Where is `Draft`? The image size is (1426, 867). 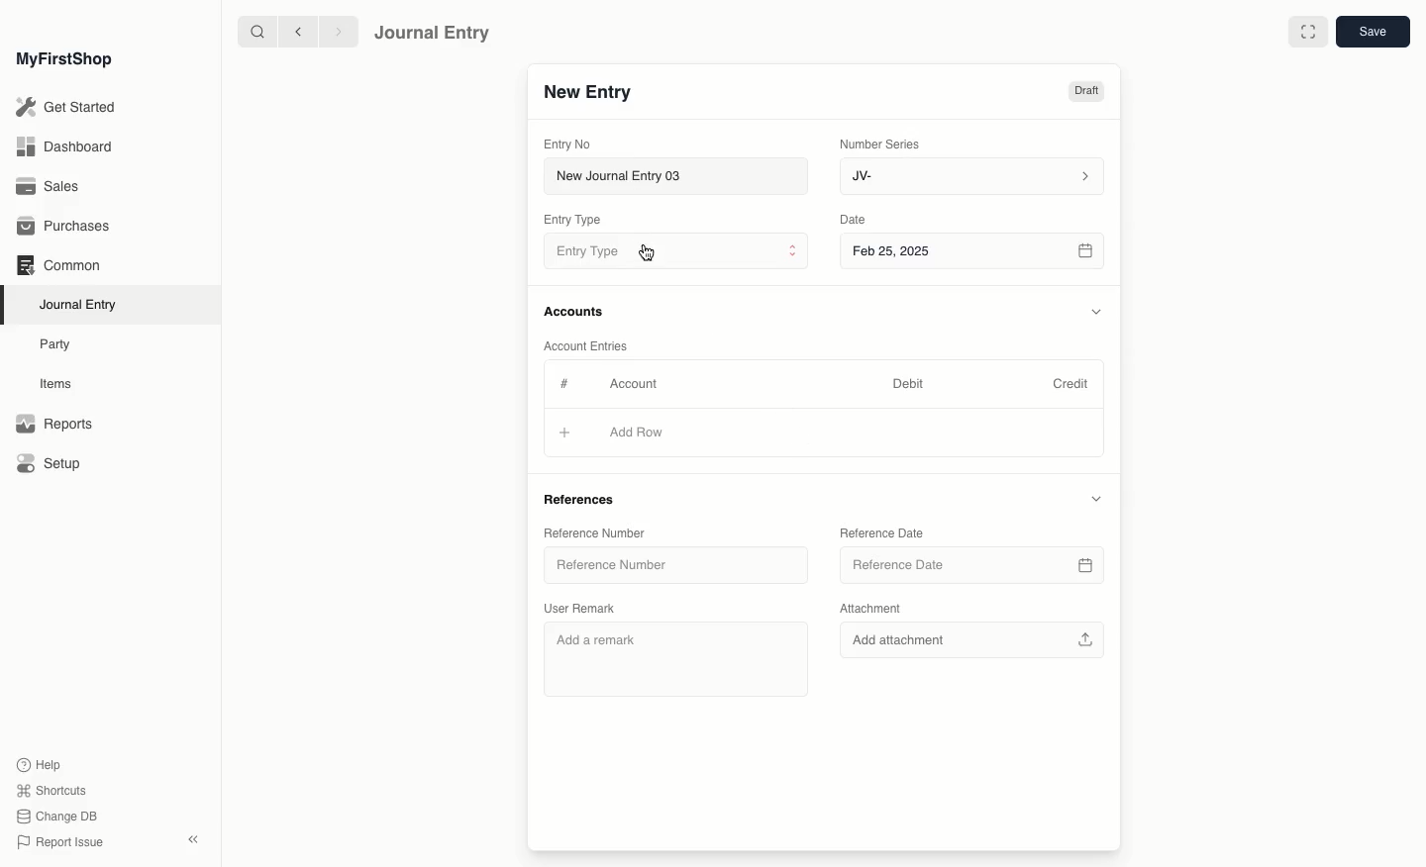
Draft is located at coordinates (1085, 93).